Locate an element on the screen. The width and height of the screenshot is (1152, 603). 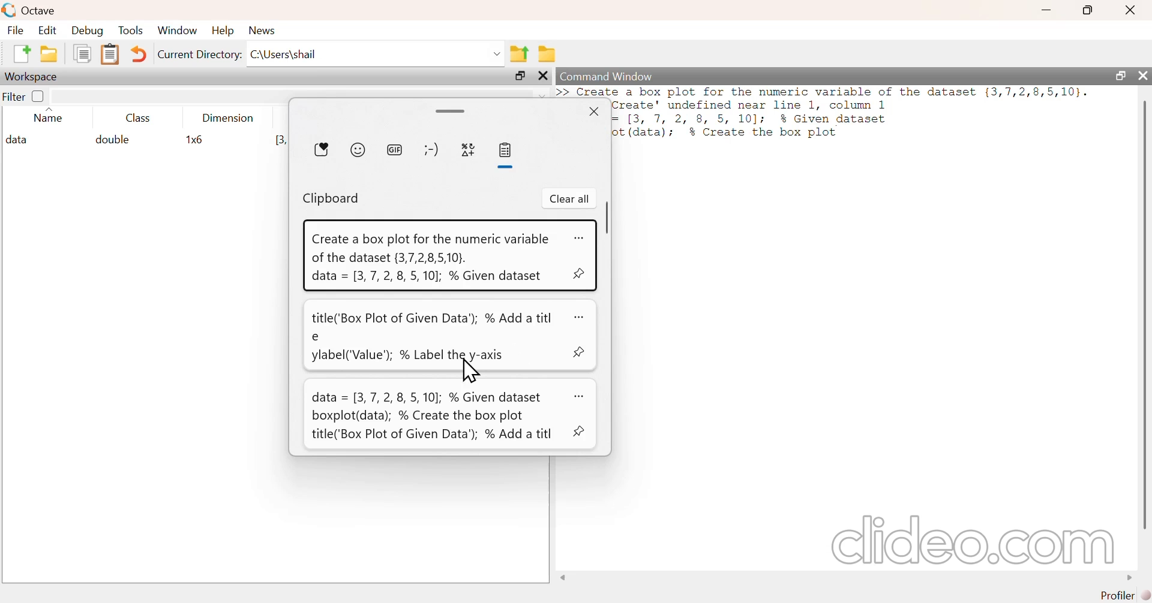
emoji is located at coordinates (358, 152).